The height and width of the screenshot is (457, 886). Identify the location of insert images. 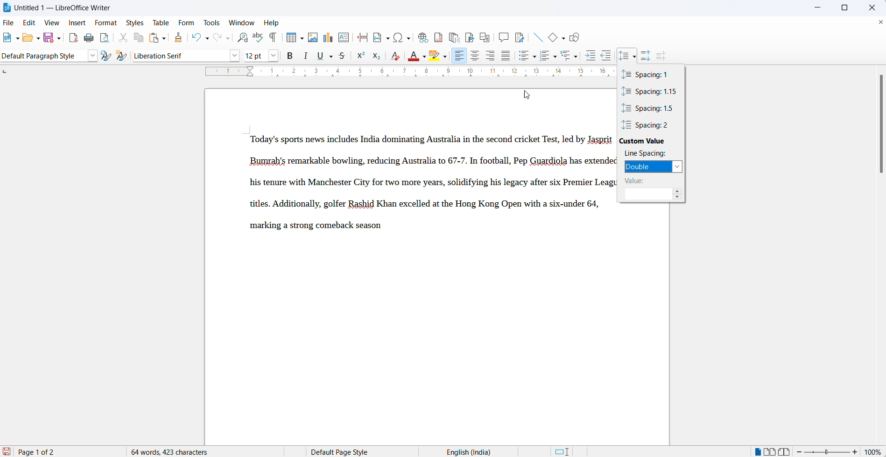
(314, 38).